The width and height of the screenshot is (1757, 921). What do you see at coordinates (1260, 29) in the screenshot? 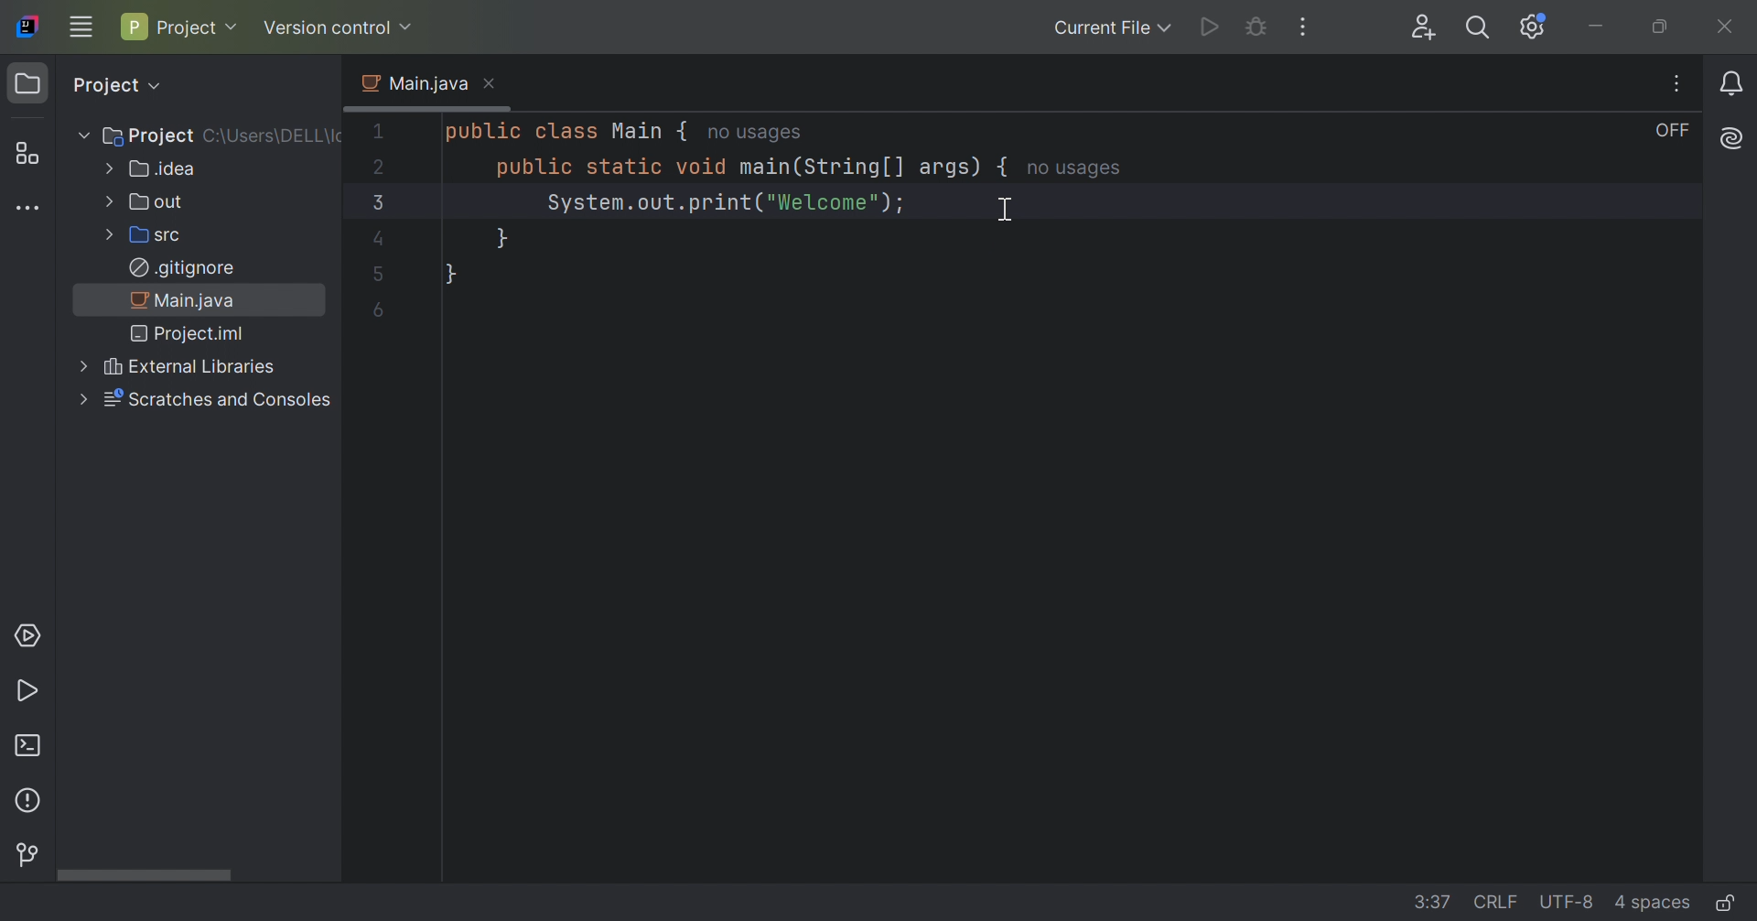
I see `Debug` at bounding box center [1260, 29].